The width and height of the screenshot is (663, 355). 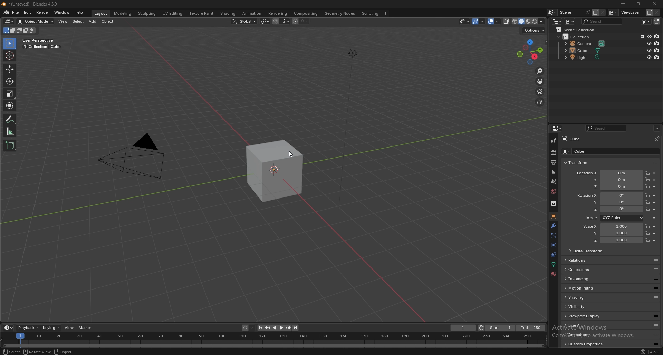 What do you see at coordinates (339, 13) in the screenshot?
I see `geometry nodes` at bounding box center [339, 13].